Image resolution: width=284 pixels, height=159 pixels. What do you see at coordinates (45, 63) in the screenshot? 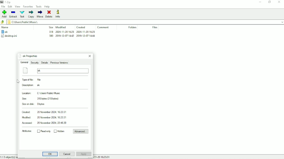
I see `Details` at bounding box center [45, 63].